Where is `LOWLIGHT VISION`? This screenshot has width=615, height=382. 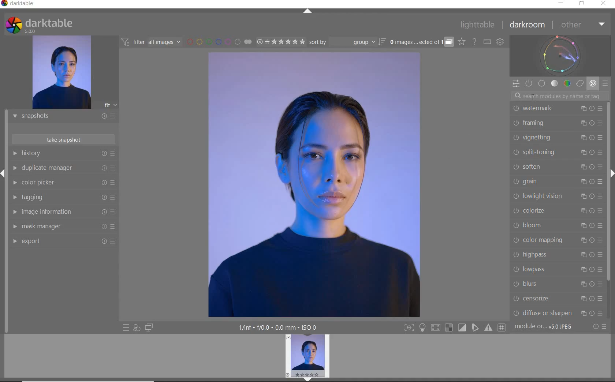 LOWLIGHT VISION is located at coordinates (558, 196).